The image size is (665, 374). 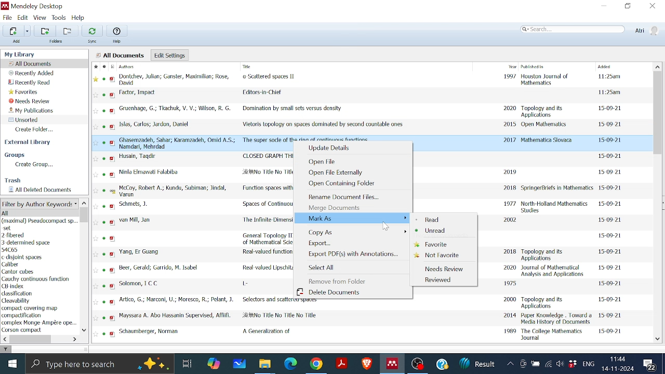 I want to click on Update details, so click(x=329, y=149).